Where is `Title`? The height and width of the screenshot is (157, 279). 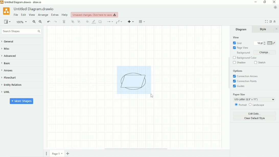 Title is located at coordinates (34, 9).